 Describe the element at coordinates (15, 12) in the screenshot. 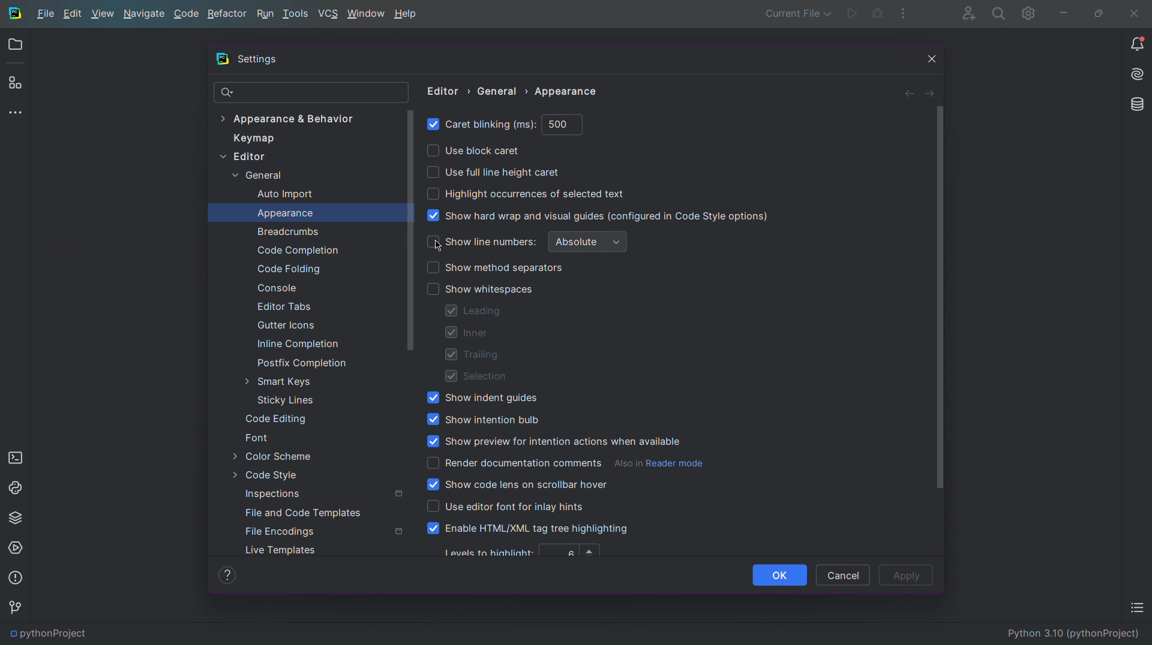

I see `Logo` at that location.